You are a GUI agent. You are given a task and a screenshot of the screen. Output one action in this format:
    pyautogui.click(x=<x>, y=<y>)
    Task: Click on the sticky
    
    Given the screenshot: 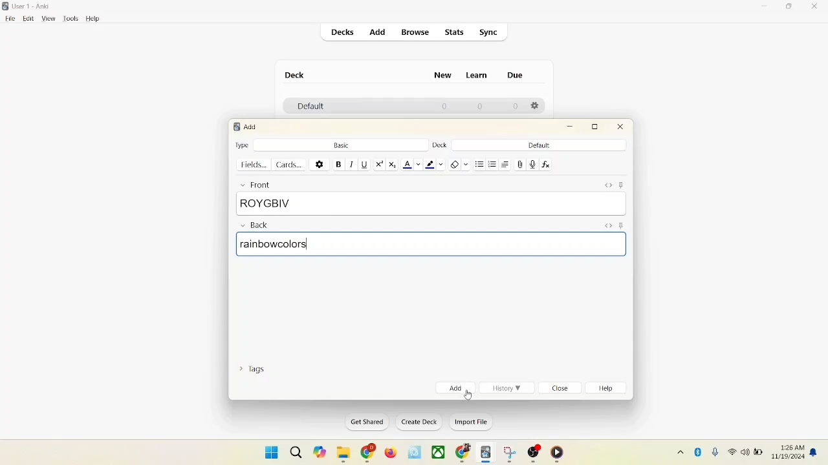 What is the action you would take?
    pyautogui.click(x=624, y=185)
    